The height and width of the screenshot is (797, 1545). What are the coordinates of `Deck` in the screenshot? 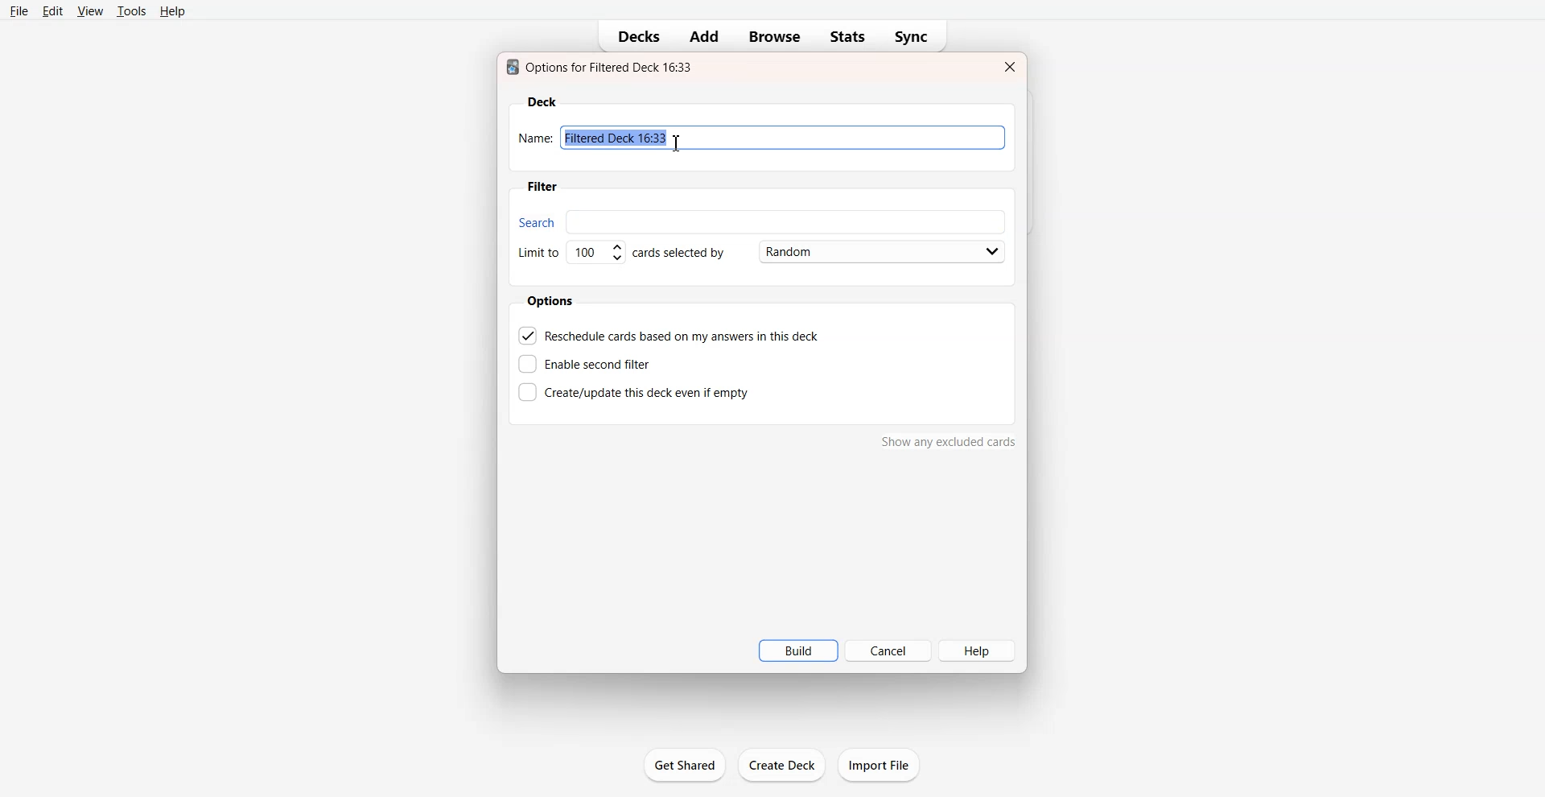 It's located at (542, 102).